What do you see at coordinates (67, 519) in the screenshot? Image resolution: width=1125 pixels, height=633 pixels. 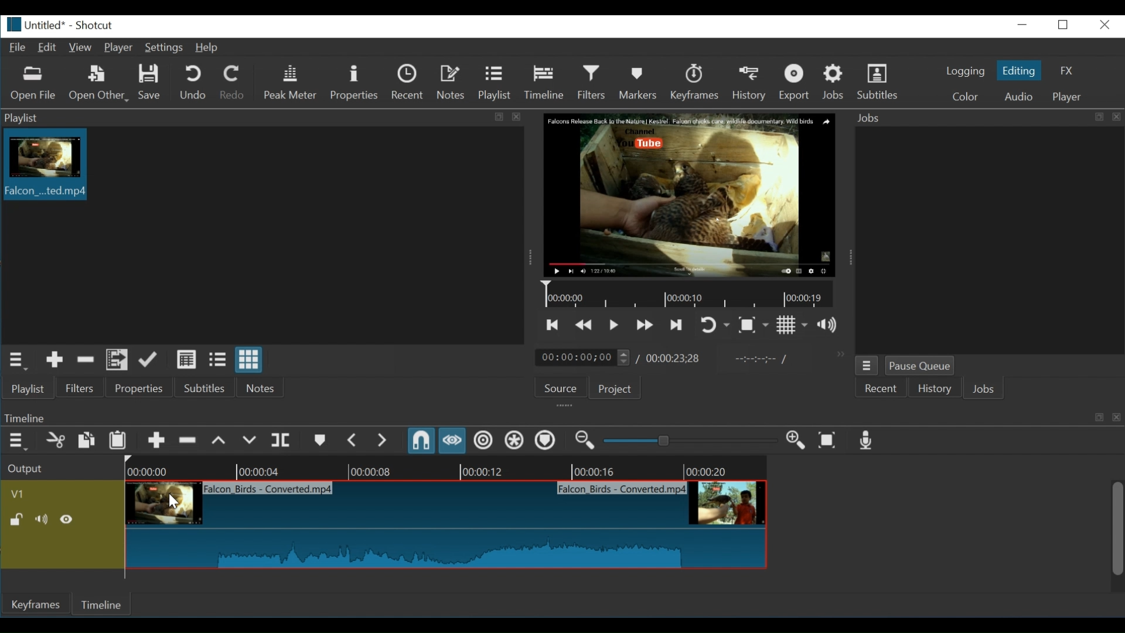 I see `(un)hide` at bounding box center [67, 519].